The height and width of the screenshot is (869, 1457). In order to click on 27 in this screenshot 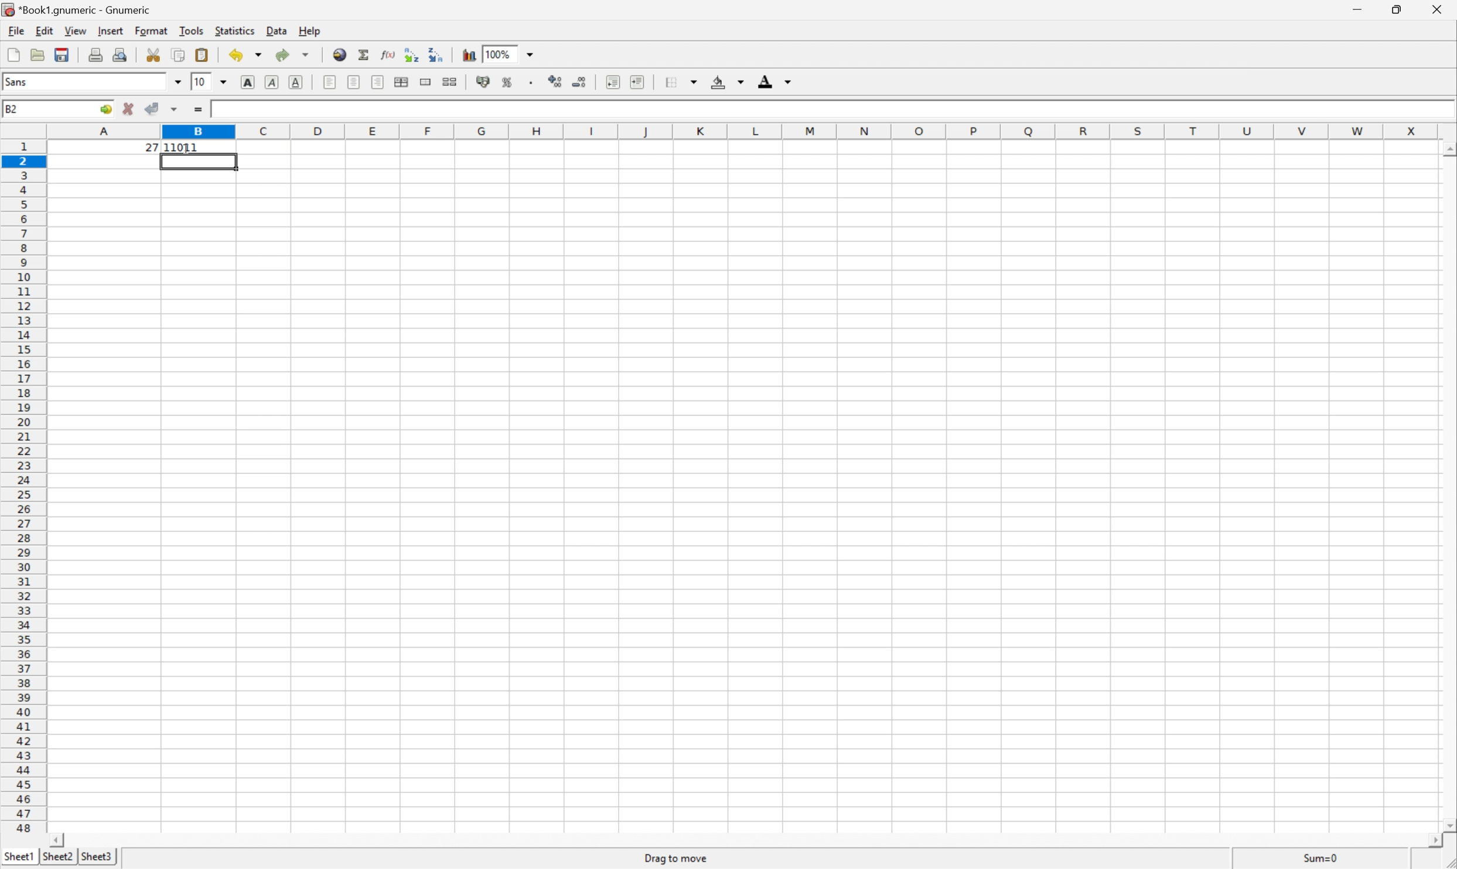, I will do `click(152, 148)`.